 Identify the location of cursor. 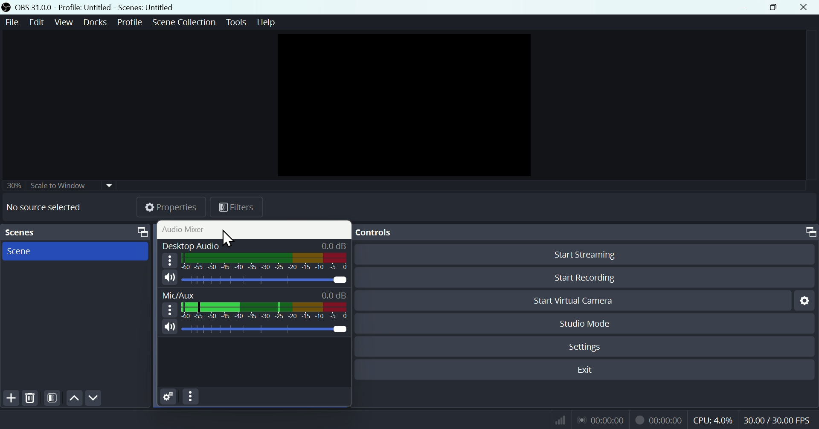
(228, 239).